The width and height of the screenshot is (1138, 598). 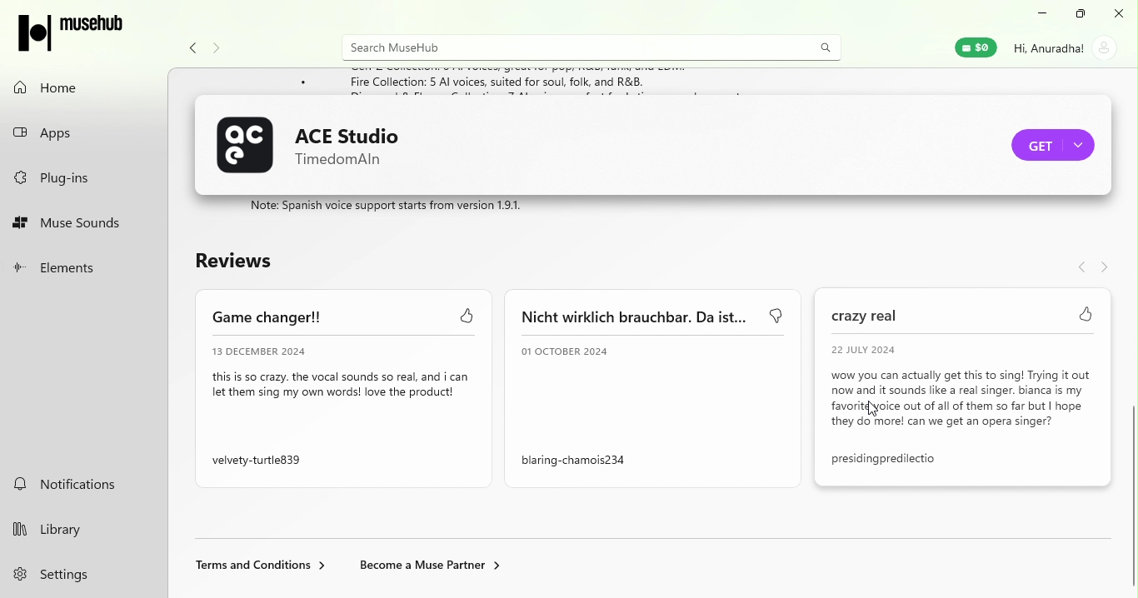 I want to click on Navigate forward, so click(x=215, y=44).